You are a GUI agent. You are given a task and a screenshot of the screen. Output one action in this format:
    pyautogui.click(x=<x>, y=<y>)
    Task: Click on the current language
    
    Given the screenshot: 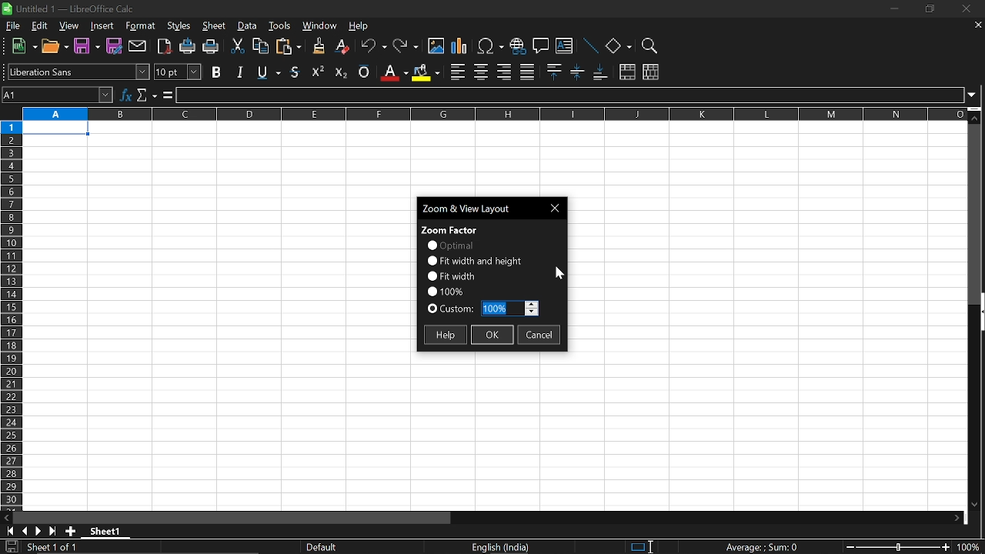 What is the action you would take?
    pyautogui.click(x=502, y=547)
    